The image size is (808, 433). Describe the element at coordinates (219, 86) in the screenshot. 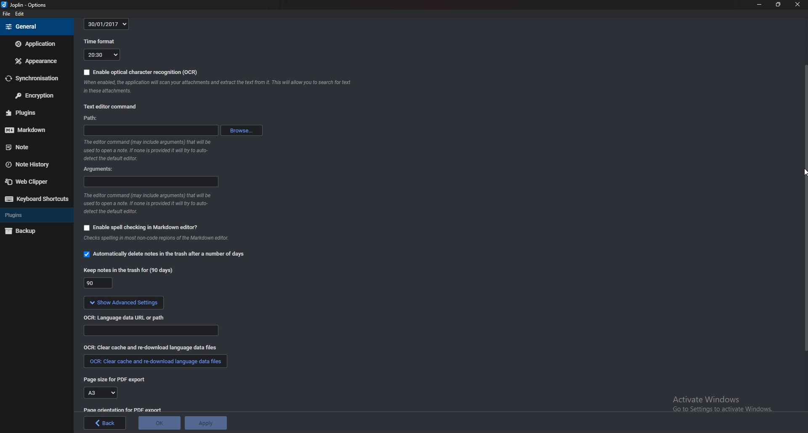

I see `Info` at that location.